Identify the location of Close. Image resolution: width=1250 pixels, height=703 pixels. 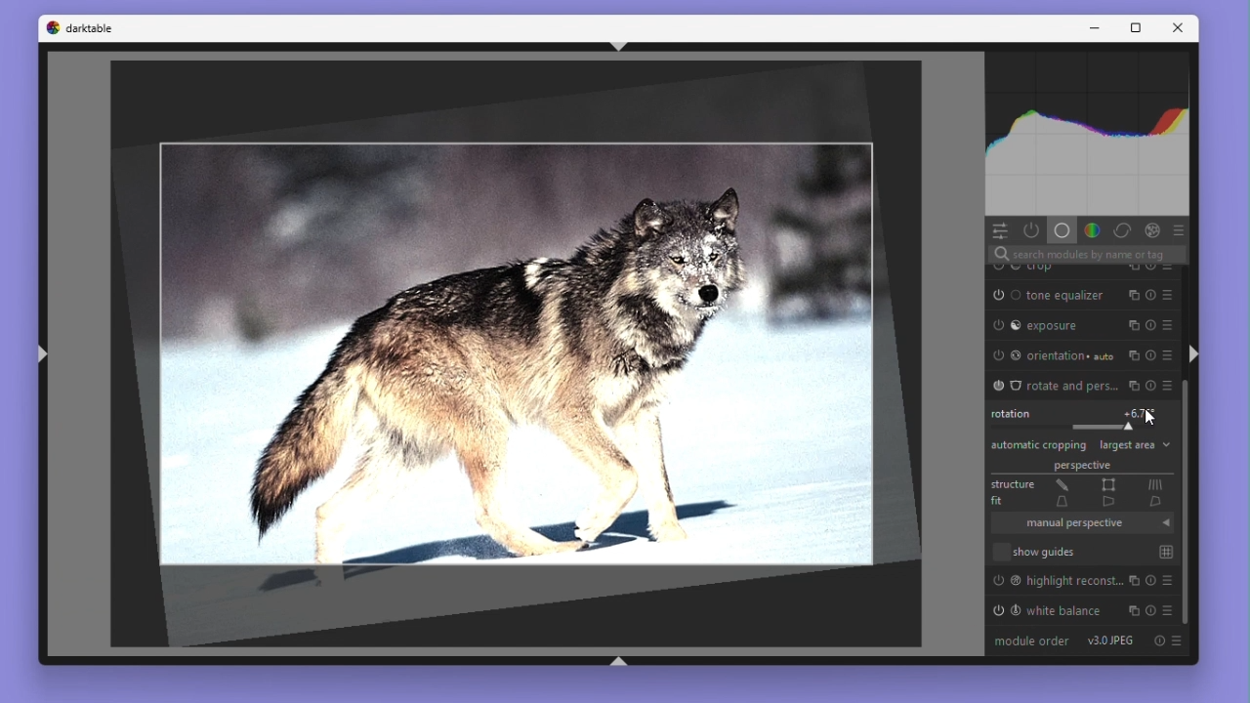
(1182, 28).